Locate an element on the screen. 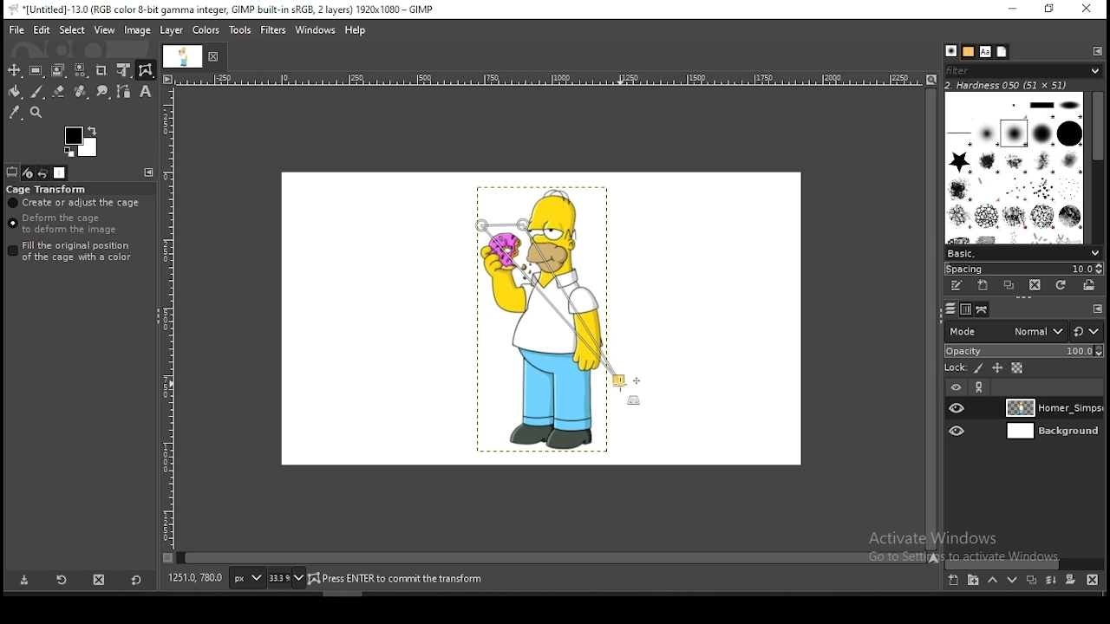 The image size is (1110, 624). *[untitled]-13.0 (rgb color 8-bit gamma integer, gimp built-in sRGB, 2 layers) 1920x1080 - gimp is located at coordinates (226, 10).